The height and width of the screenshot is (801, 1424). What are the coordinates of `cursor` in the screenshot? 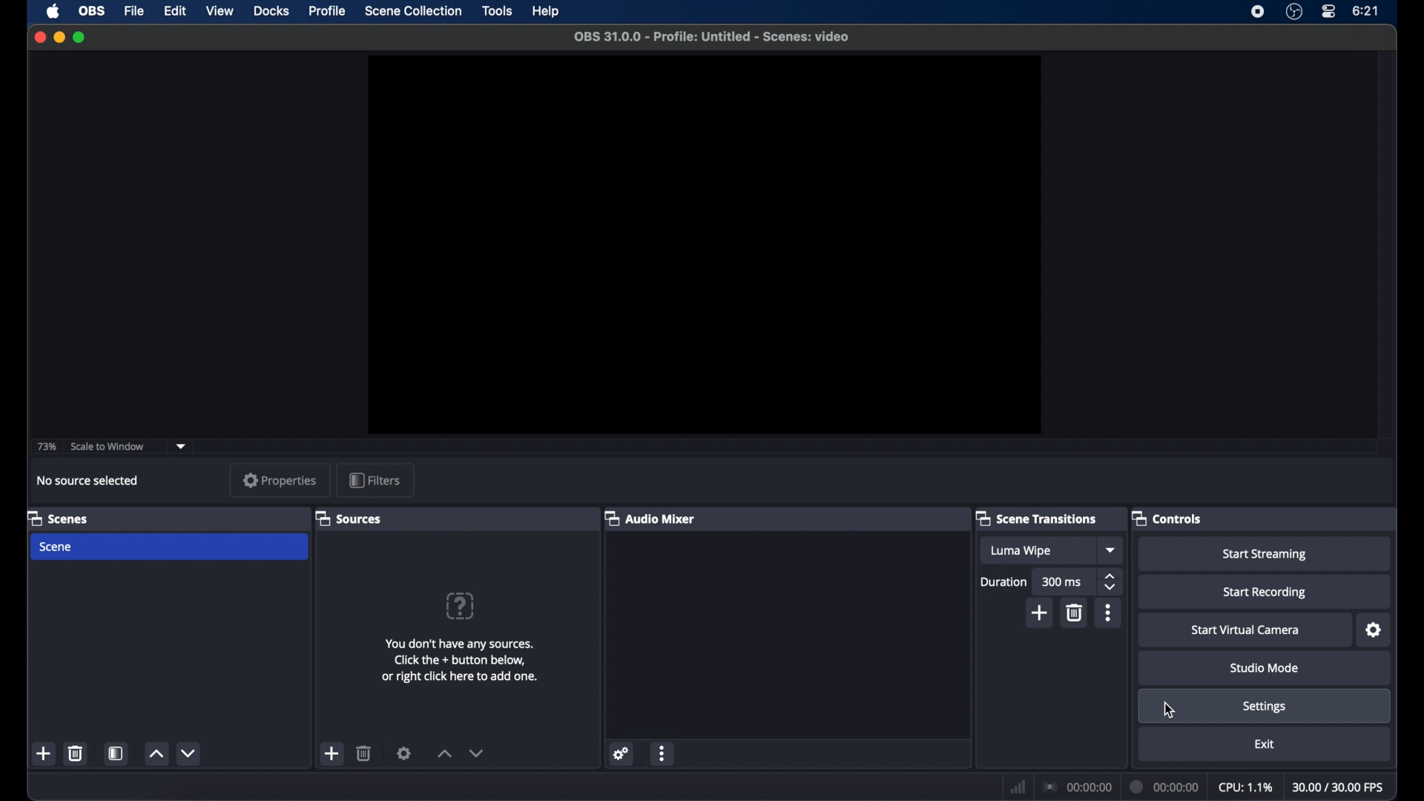 It's located at (1170, 711).